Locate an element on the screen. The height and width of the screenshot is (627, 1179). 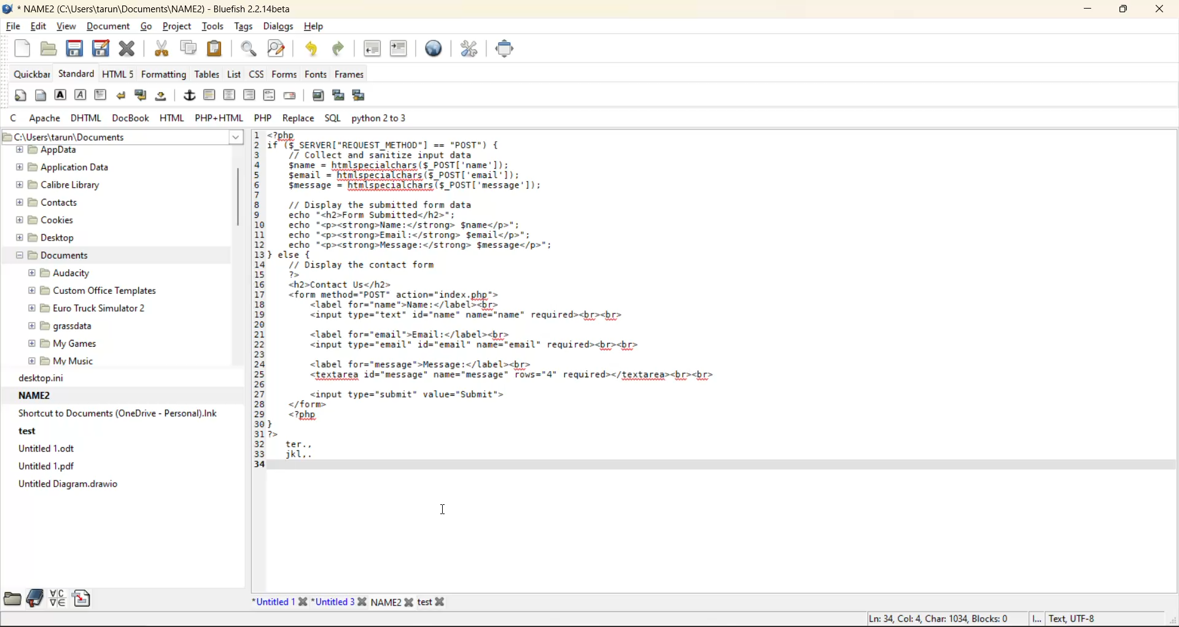
fullscreen is located at coordinates (508, 49).